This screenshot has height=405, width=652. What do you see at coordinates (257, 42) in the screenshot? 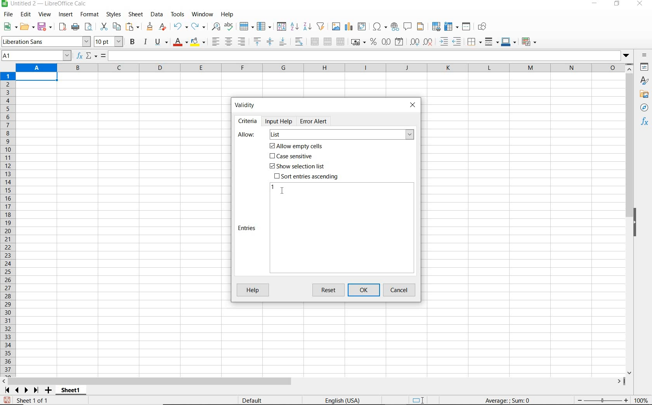
I see `align top` at bounding box center [257, 42].